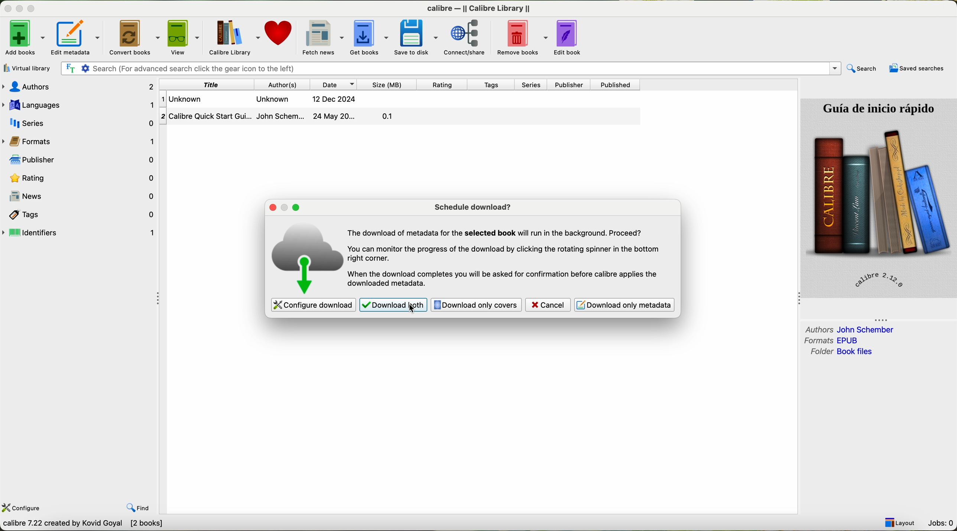  I want to click on search, so click(862, 68).